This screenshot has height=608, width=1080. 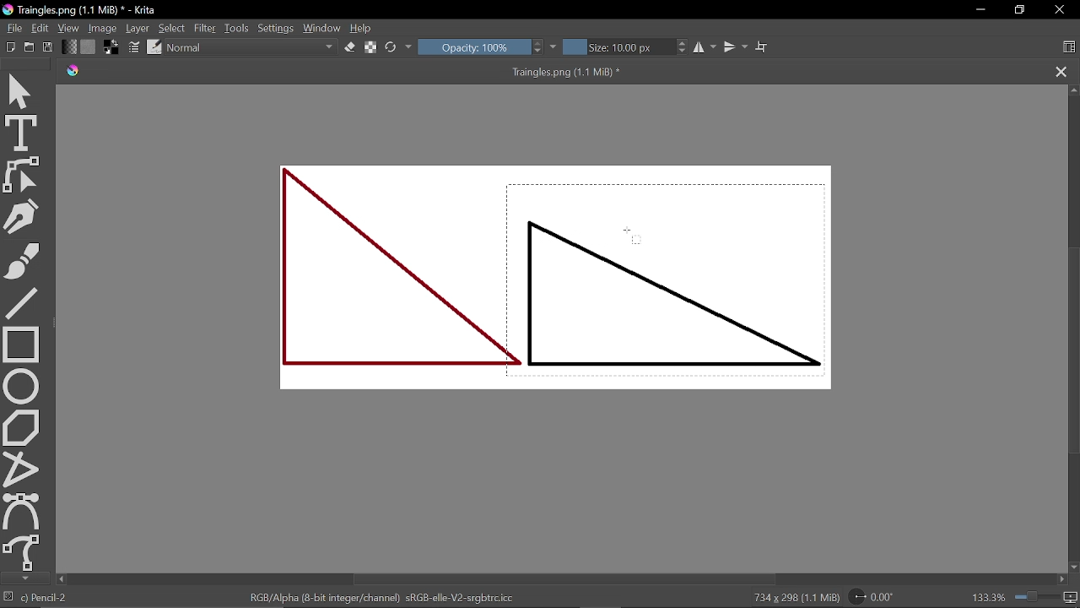 I want to click on Traingles.png (1.1 MiB) *, so click(x=358, y=73).